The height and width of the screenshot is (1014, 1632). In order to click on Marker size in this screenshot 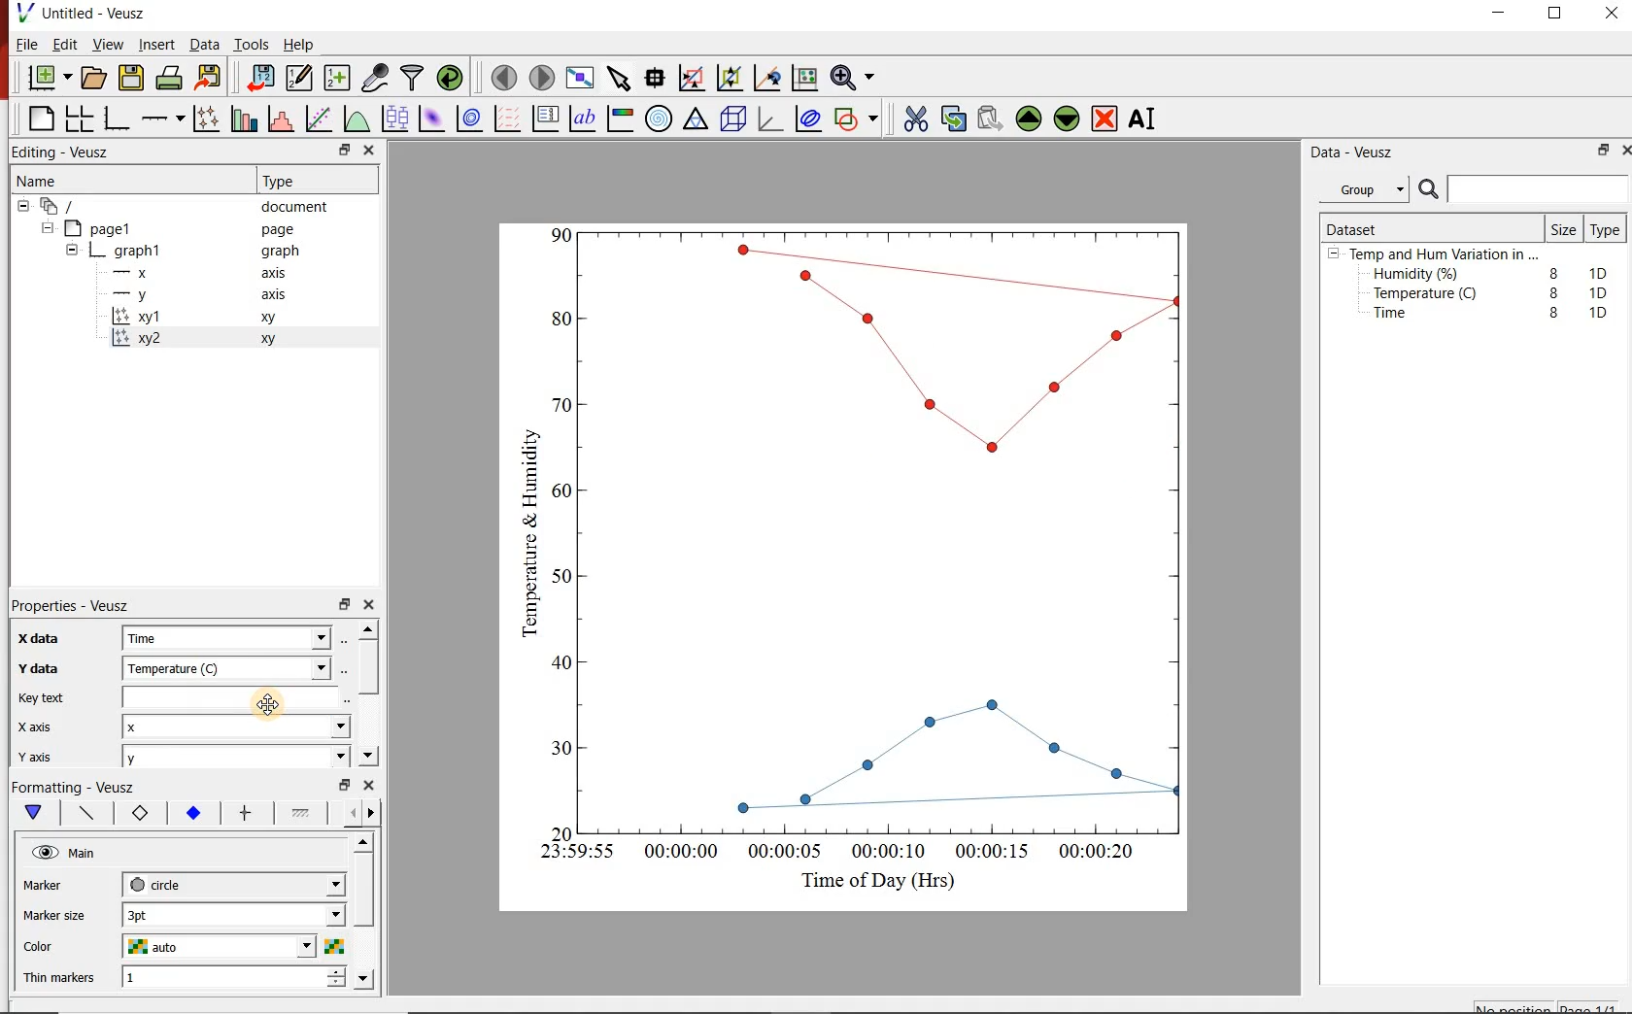, I will do `click(63, 913)`.